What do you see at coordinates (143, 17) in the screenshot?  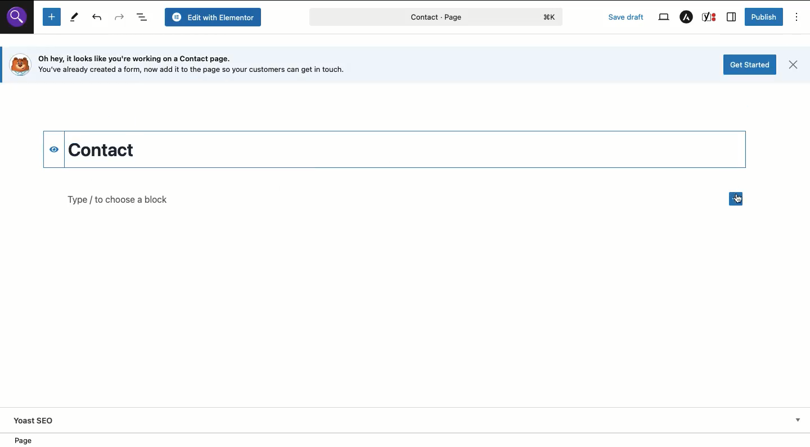 I see `Document overview` at bounding box center [143, 17].